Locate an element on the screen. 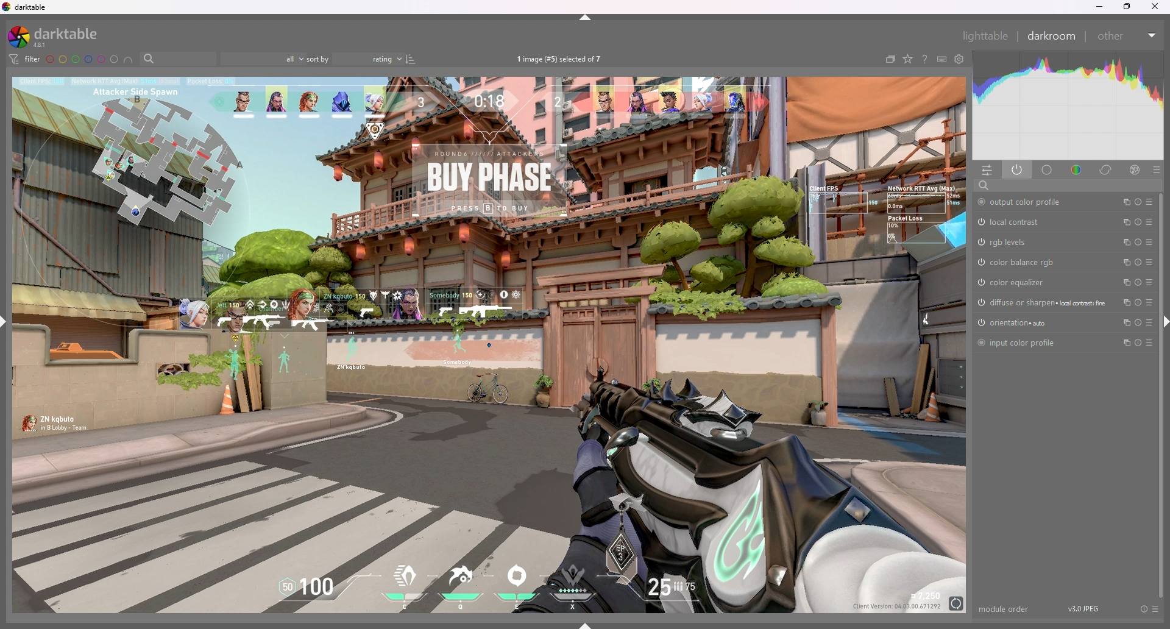 This screenshot has height=629, width=1170. images selected is located at coordinates (561, 59).